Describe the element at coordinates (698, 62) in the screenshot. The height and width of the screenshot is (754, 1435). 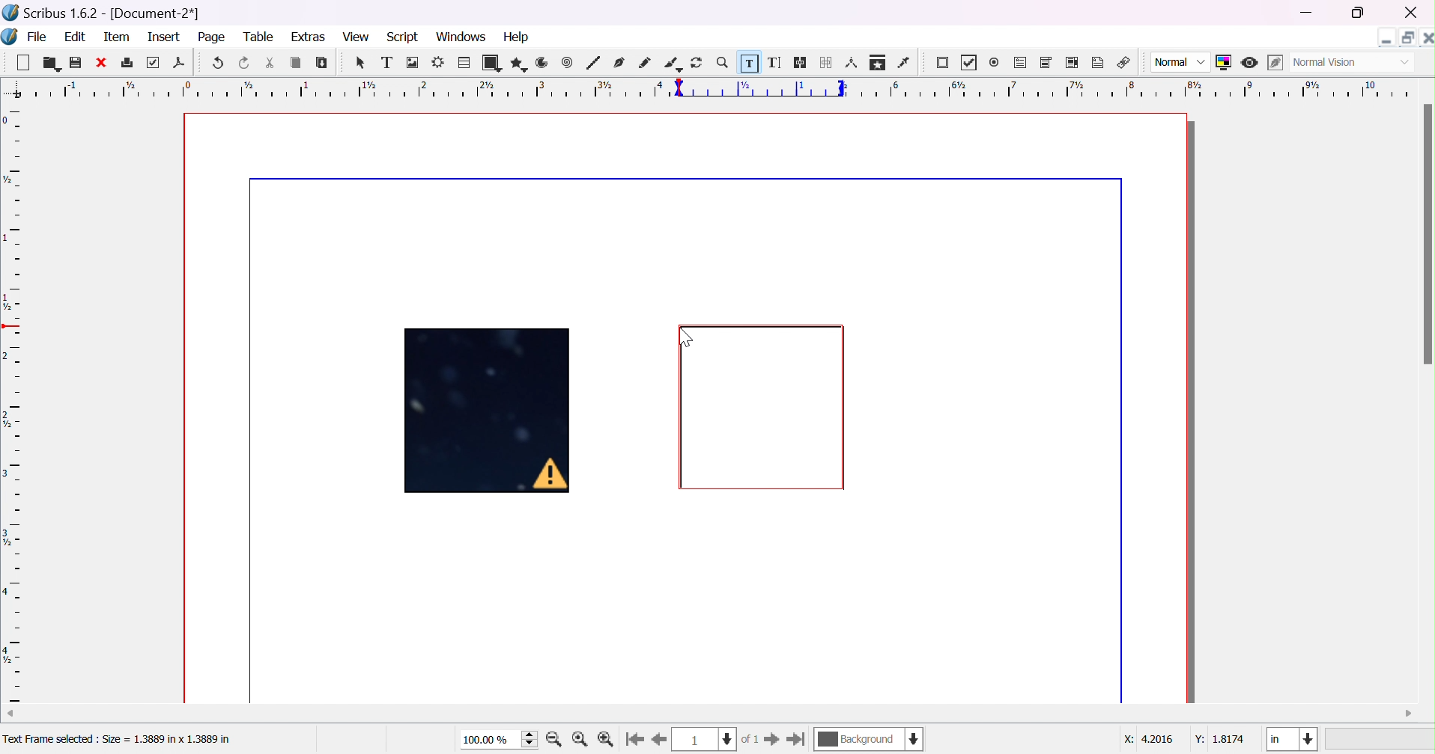
I see `rotate item` at that location.